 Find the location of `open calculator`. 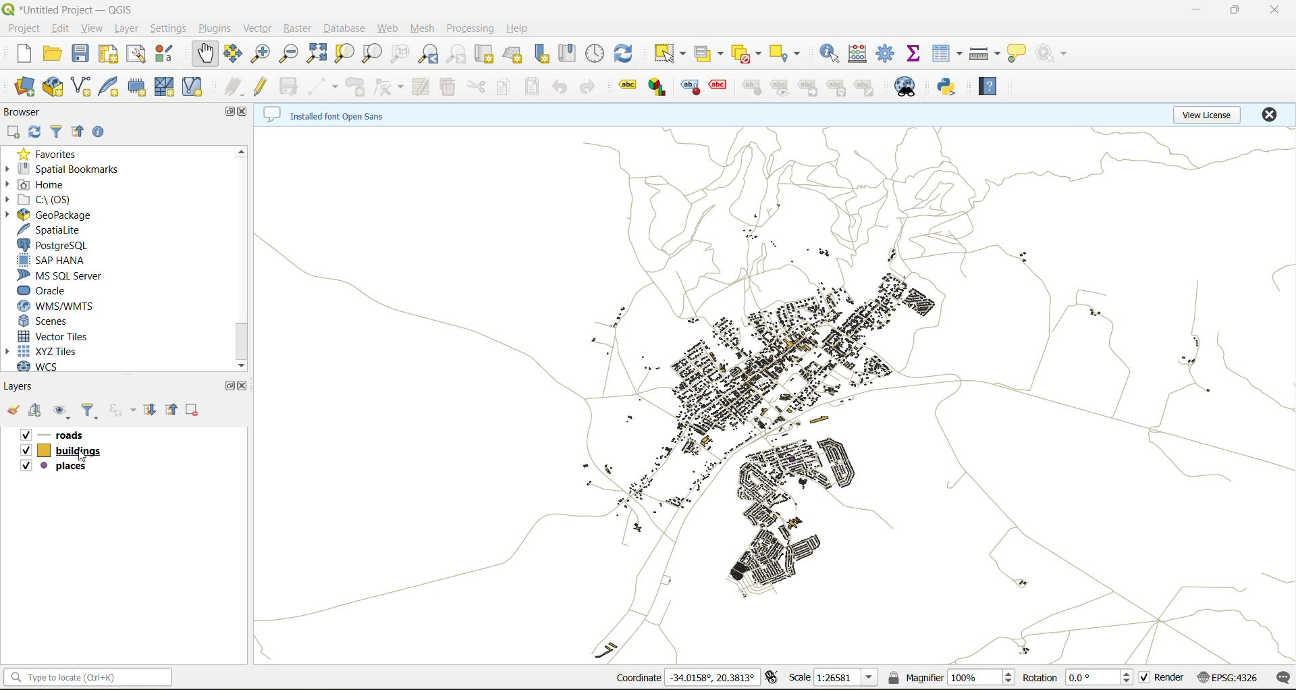

open calculator is located at coordinates (861, 56).